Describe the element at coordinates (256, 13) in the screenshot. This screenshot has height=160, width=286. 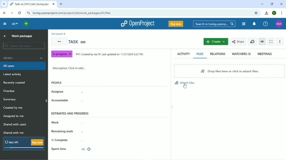
I see `Bookmark this tab` at that location.